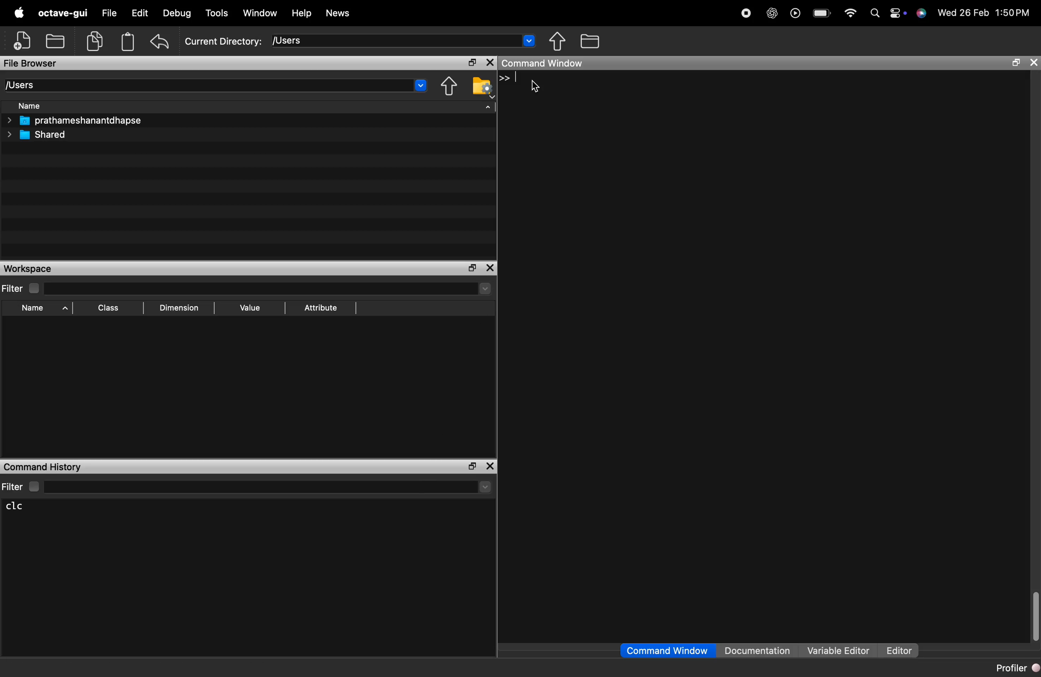  Describe the element at coordinates (536, 88) in the screenshot. I see `Cursor` at that location.